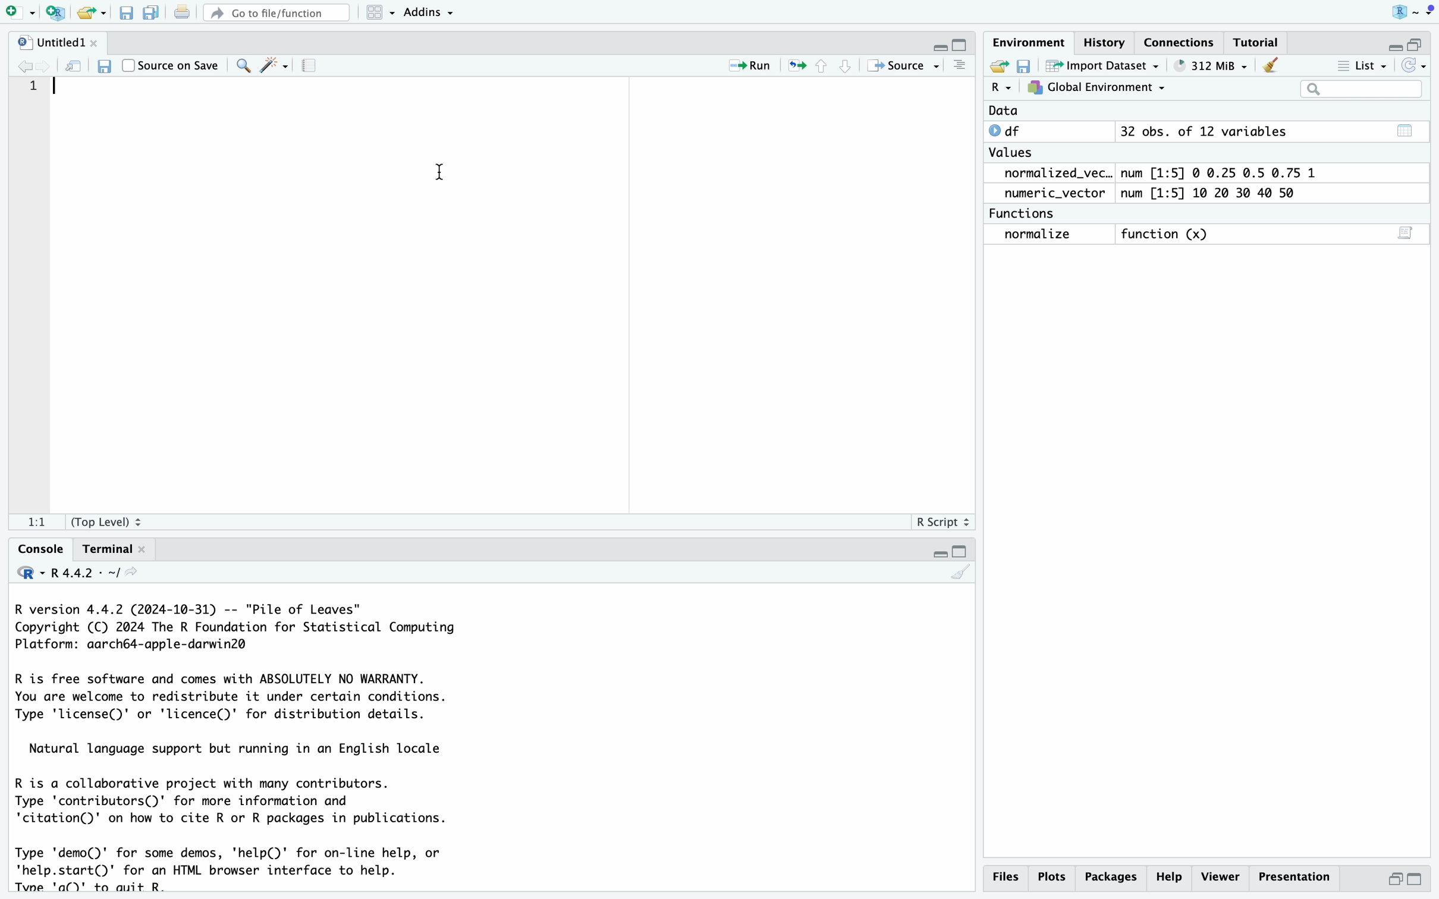  Describe the element at coordinates (943, 43) in the screenshot. I see `minimize/maximize` at that location.